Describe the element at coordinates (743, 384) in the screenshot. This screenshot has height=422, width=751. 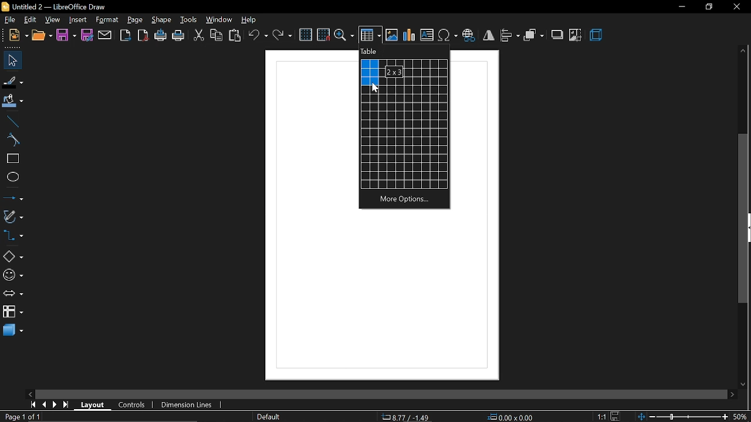
I see `move down` at that location.